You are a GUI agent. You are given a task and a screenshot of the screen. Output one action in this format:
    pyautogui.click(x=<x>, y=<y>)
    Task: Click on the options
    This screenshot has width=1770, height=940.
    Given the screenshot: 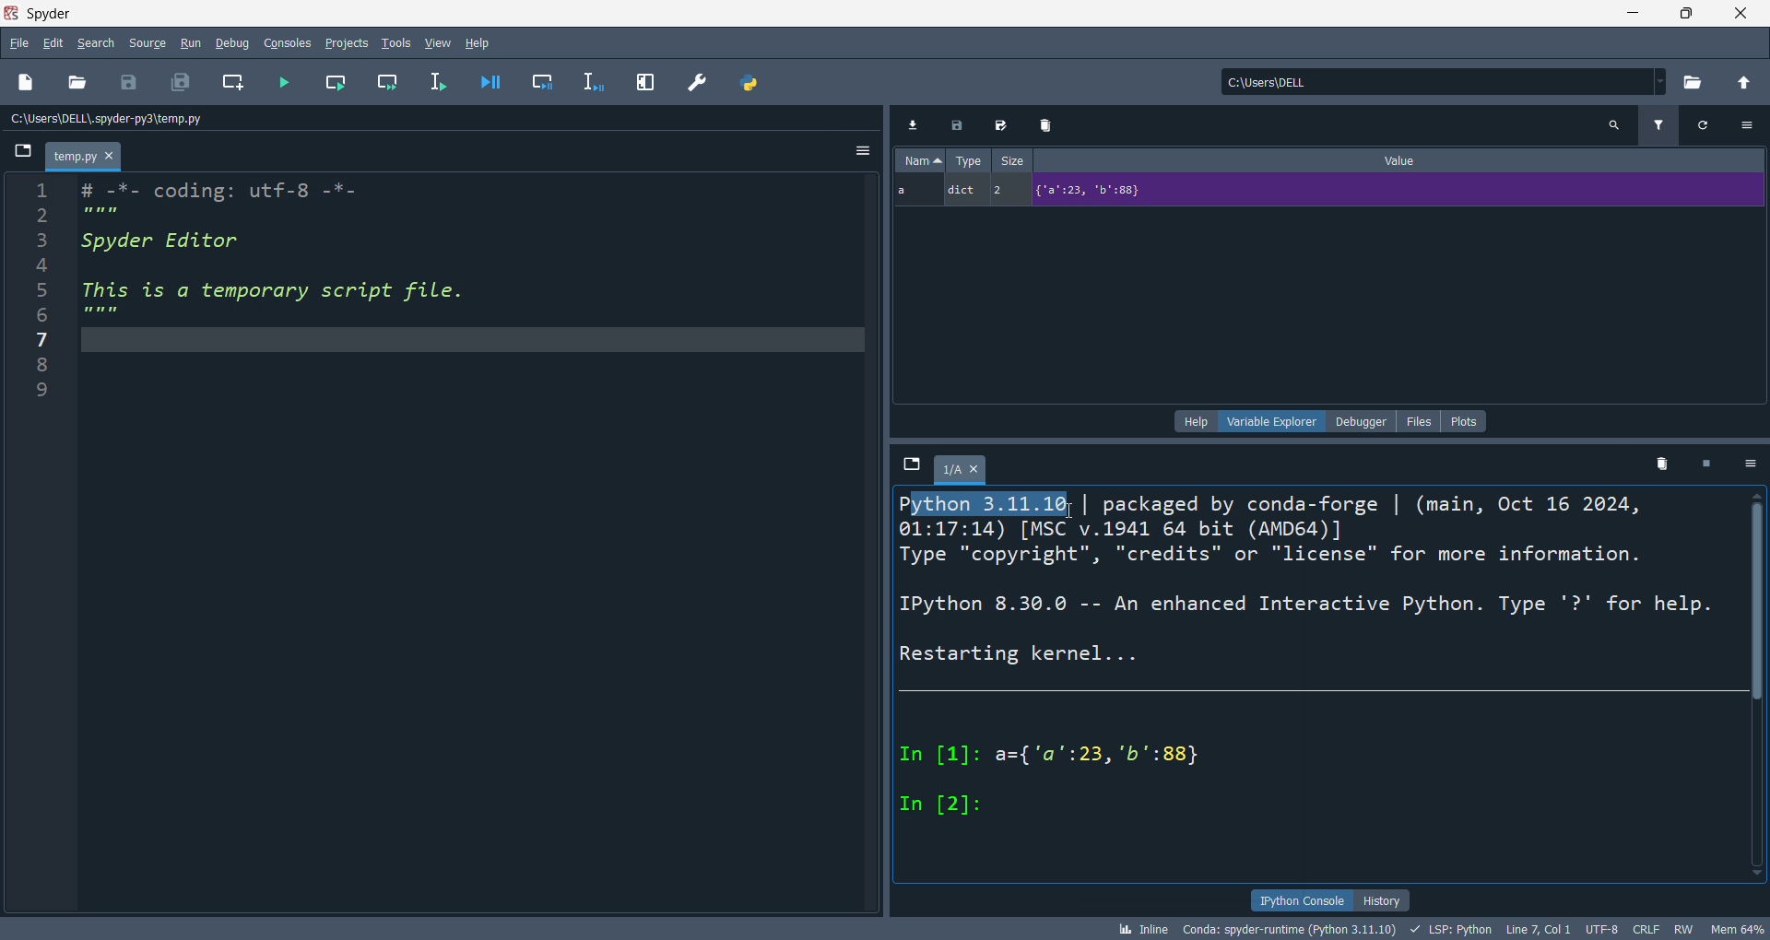 What is the action you would take?
    pyautogui.click(x=1753, y=464)
    